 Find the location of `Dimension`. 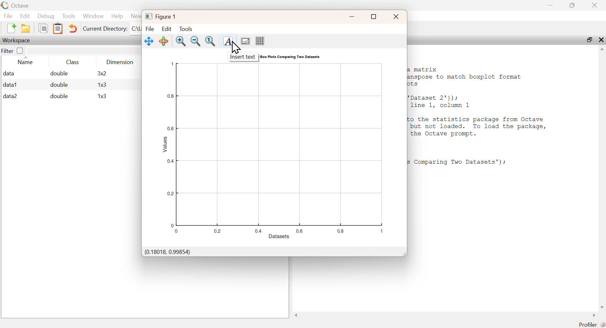

Dimension is located at coordinates (120, 62).